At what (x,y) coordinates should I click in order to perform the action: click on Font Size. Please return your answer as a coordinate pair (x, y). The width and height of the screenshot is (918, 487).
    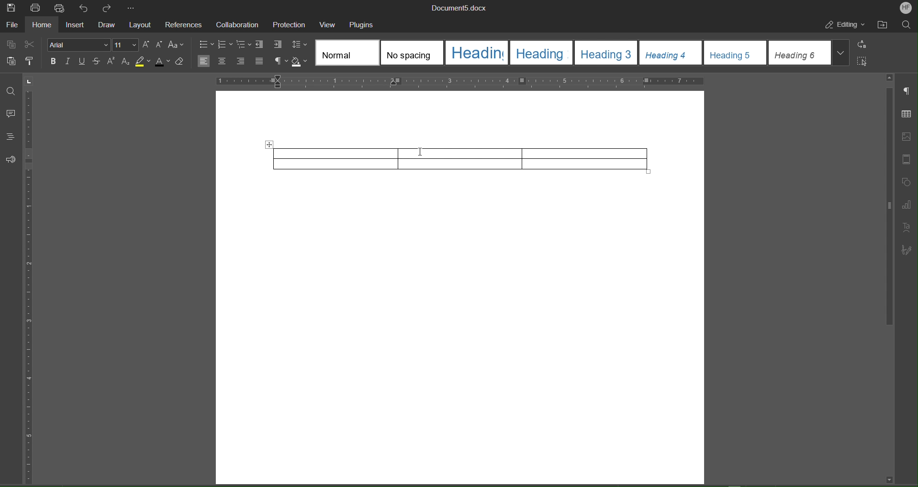
    Looking at the image, I should click on (125, 45).